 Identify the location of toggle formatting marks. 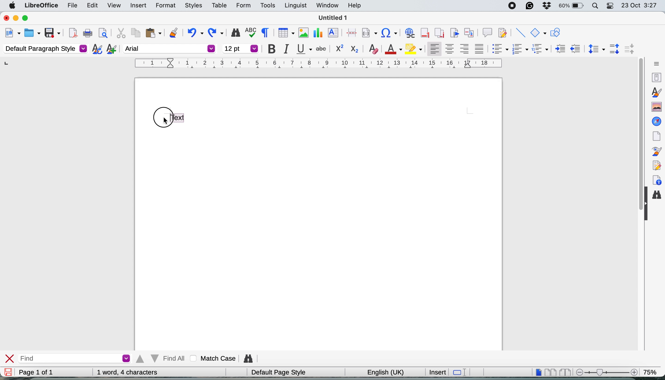
(265, 33).